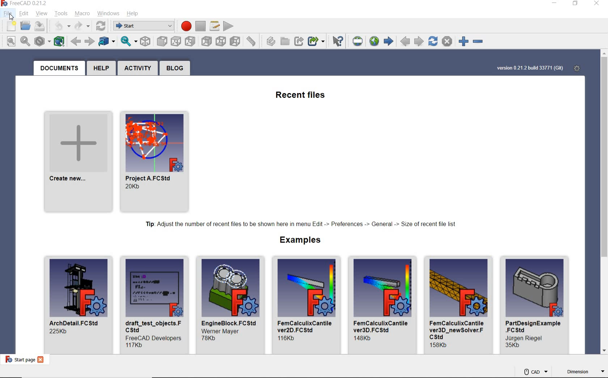  What do you see at coordinates (210, 338) in the screenshot?
I see `size` at bounding box center [210, 338].